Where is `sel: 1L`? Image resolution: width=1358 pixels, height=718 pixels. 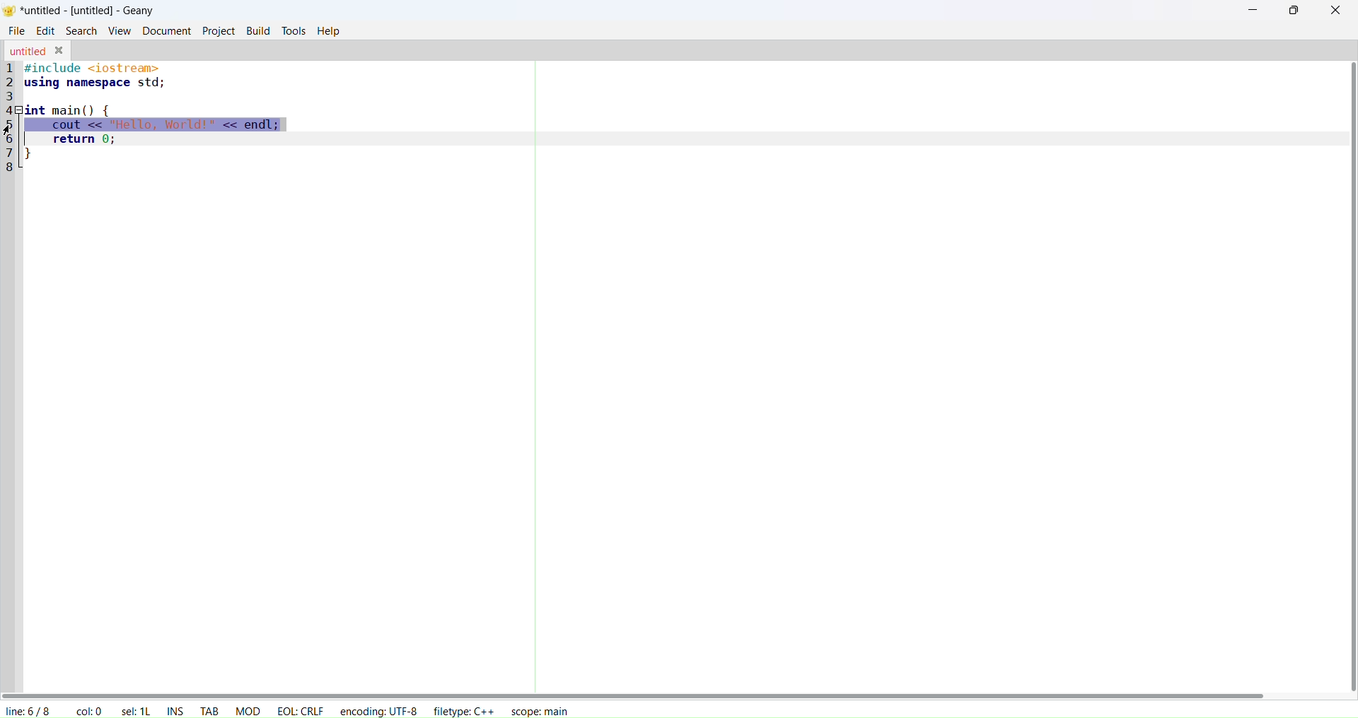
sel: 1L is located at coordinates (136, 709).